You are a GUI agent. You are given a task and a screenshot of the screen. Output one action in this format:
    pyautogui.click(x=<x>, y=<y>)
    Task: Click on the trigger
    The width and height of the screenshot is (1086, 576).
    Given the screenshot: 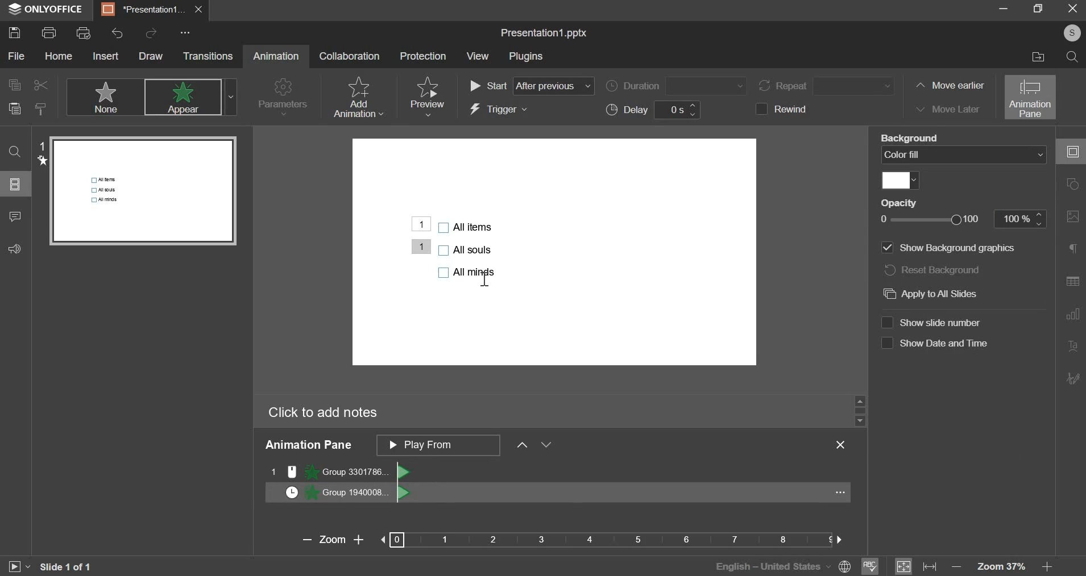 What is the action you would take?
    pyautogui.click(x=499, y=110)
    